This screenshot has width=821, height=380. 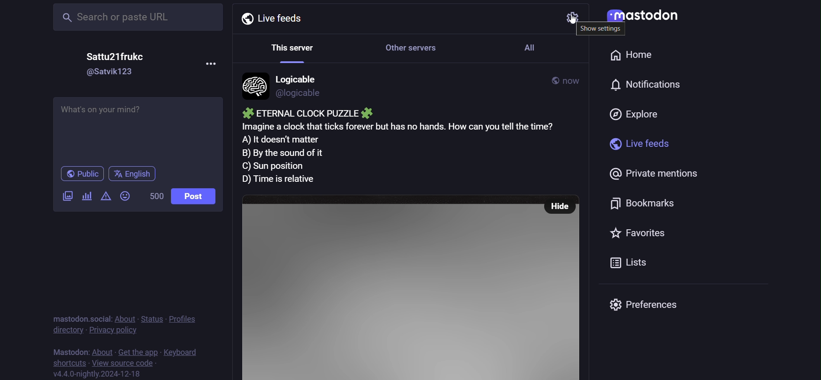 I want to click on status, so click(x=152, y=319).